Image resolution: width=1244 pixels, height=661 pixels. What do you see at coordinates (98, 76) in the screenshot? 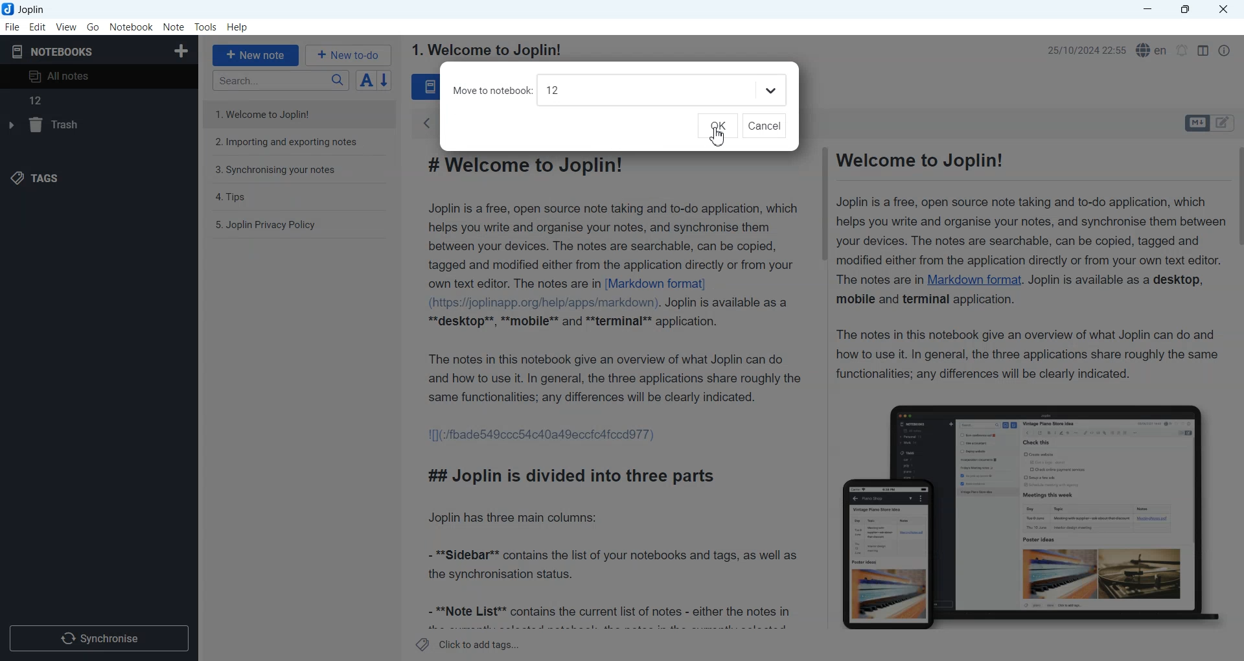
I see `All notes` at bounding box center [98, 76].